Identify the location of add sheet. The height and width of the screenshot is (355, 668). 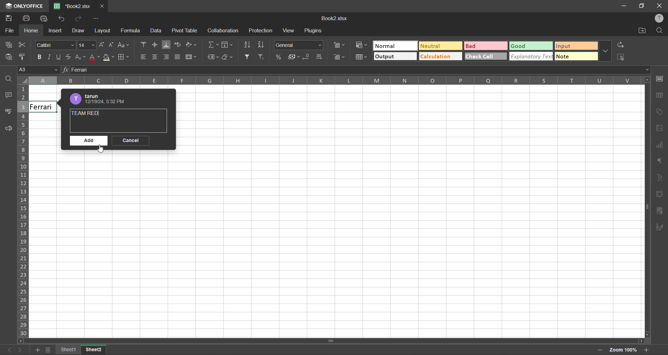
(35, 350).